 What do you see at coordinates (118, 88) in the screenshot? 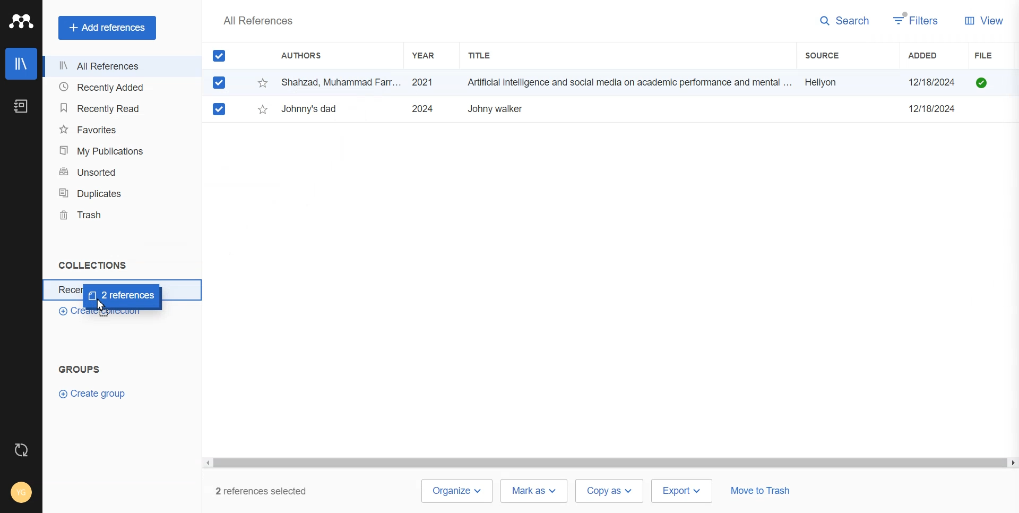
I see `Recently Added` at bounding box center [118, 88].